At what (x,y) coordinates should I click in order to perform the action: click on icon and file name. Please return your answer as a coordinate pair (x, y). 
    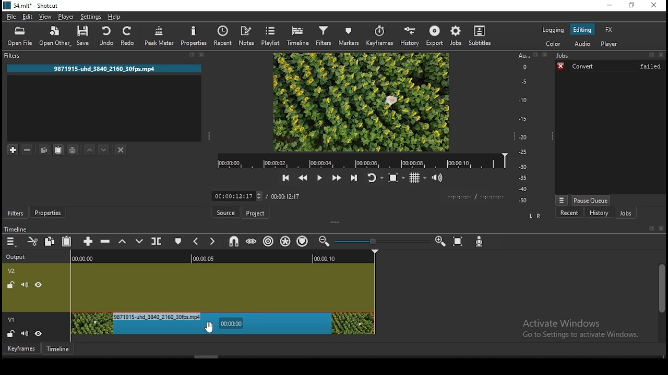
    Looking at the image, I should click on (33, 5).